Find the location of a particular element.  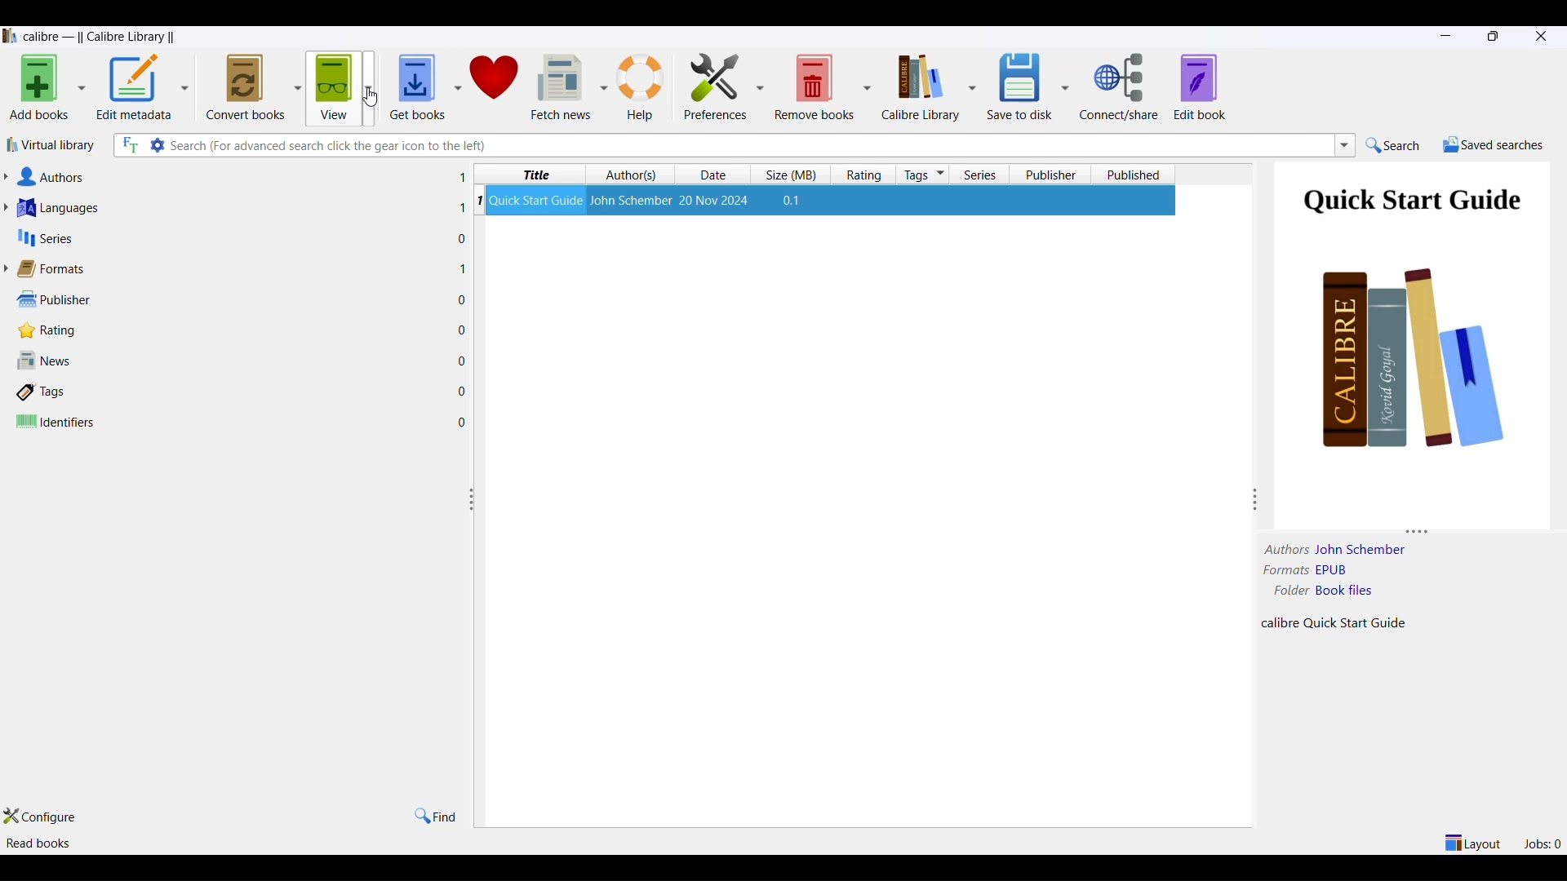

convert books is located at coordinates (241, 86).